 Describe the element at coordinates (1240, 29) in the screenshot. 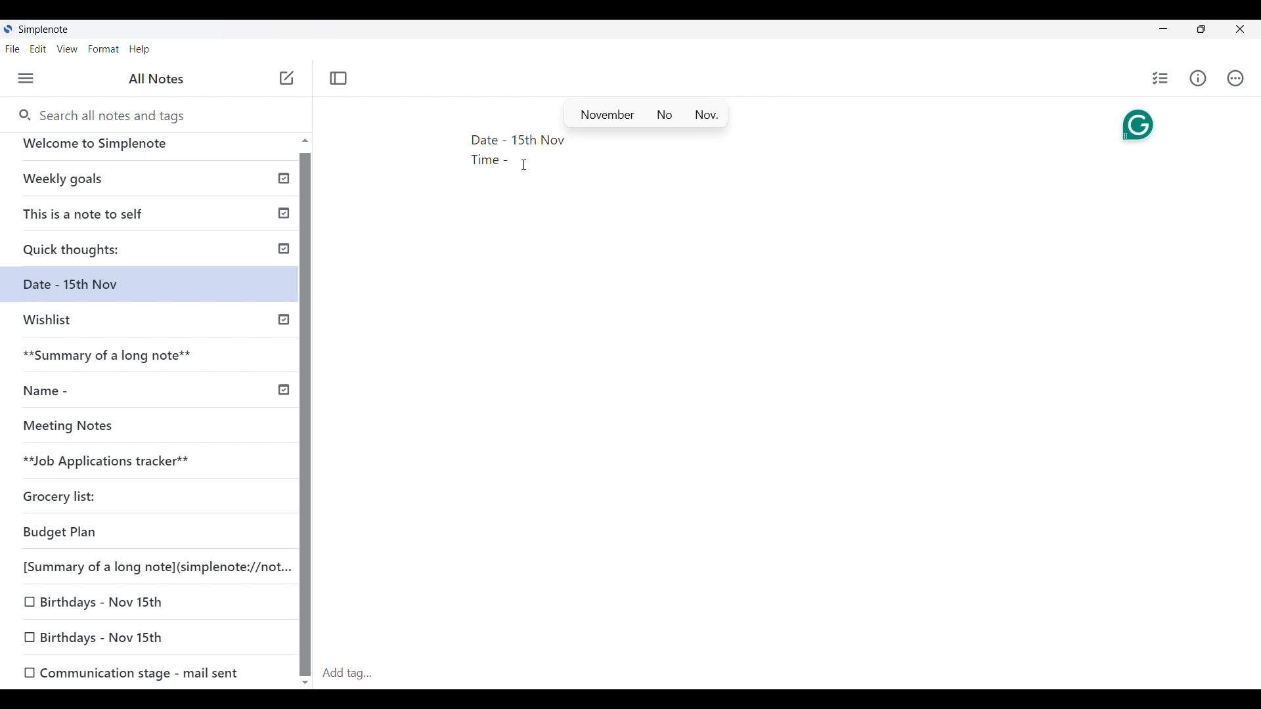

I see `Close interface` at that location.